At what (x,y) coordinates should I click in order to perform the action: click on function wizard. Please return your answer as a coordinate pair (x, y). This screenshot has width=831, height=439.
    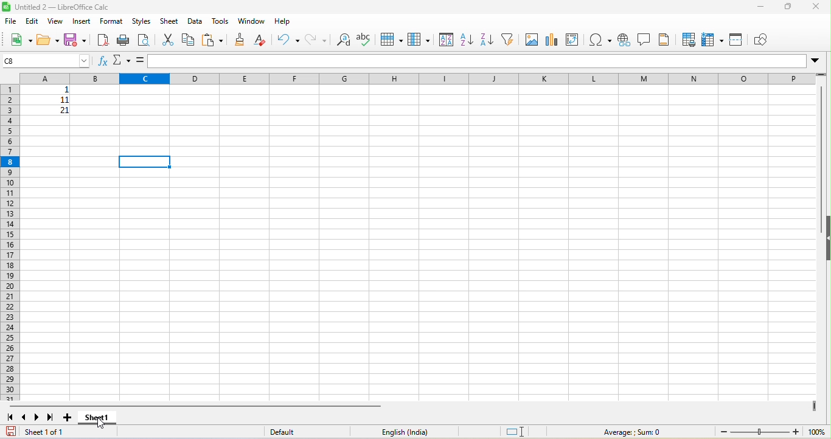
    Looking at the image, I should click on (103, 62).